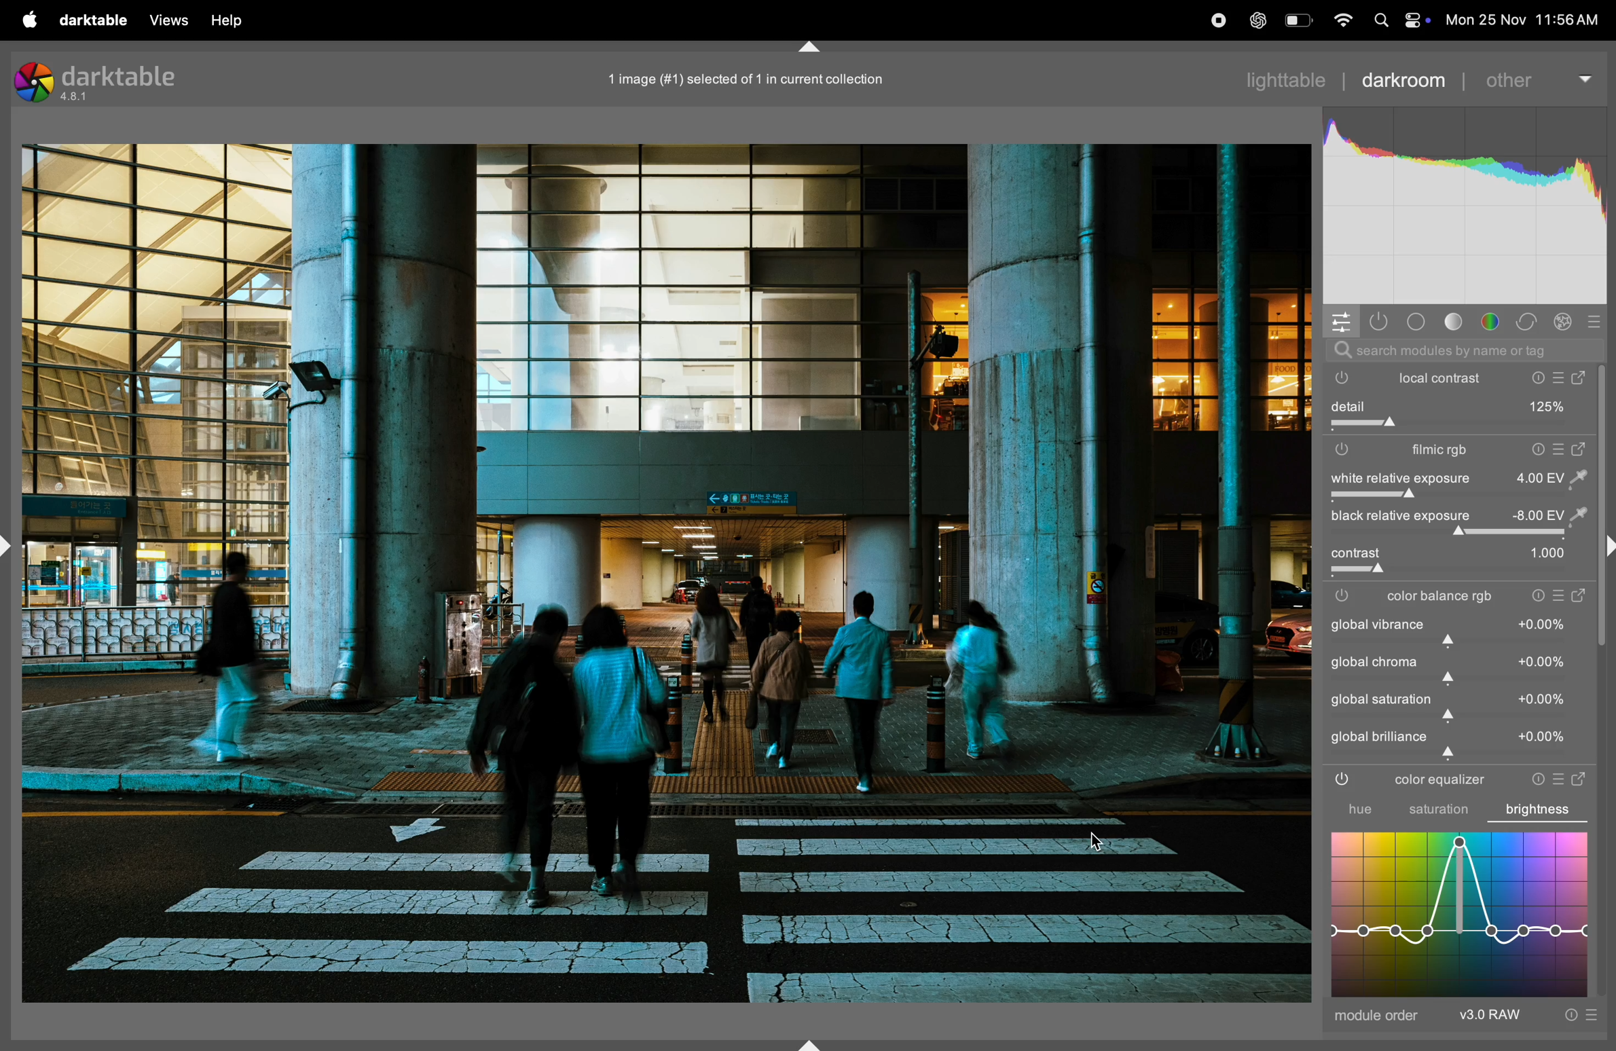 Image resolution: width=1616 pixels, height=1051 pixels. What do you see at coordinates (766, 79) in the screenshot?
I see `image title` at bounding box center [766, 79].